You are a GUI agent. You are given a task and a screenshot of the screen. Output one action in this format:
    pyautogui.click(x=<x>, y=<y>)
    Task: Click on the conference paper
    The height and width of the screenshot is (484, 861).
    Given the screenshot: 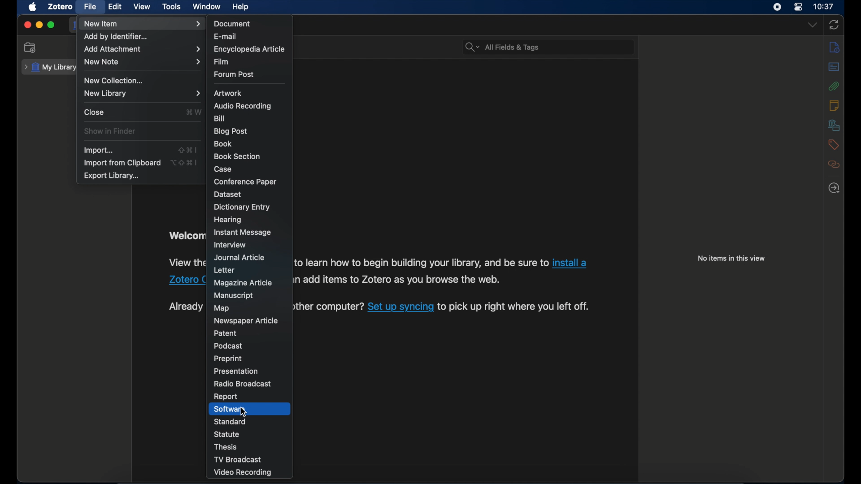 What is the action you would take?
    pyautogui.click(x=247, y=181)
    